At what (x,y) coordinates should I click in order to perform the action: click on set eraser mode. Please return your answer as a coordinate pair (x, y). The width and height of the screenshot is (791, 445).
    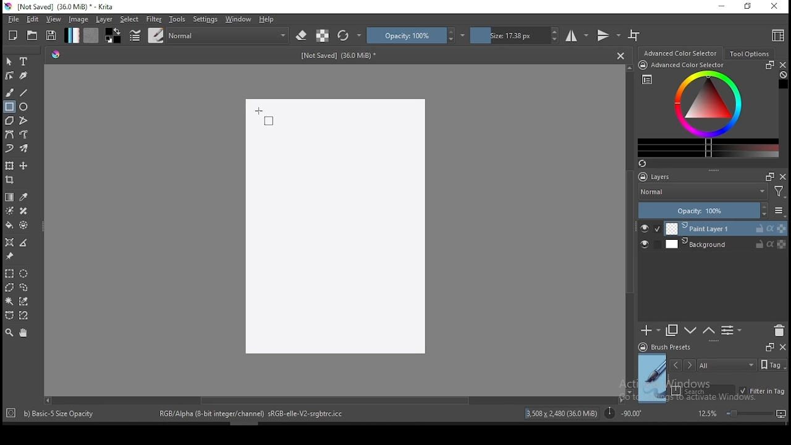
    Looking at the image, I should click on (303, 36).